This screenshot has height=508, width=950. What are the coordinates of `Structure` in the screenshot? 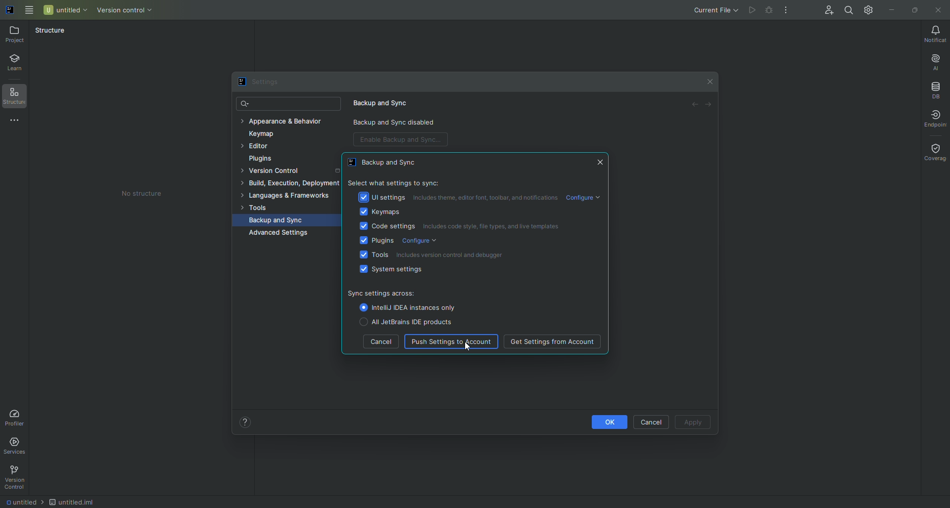 It's located at (18, 97).